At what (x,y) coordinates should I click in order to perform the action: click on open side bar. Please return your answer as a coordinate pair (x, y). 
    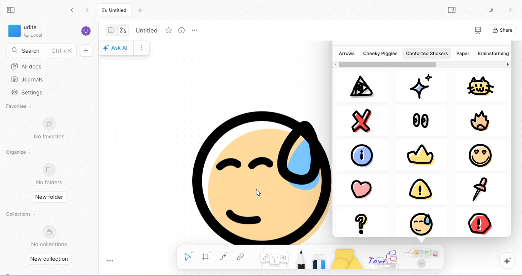
    Looking at the image, I should click on (452, 10).